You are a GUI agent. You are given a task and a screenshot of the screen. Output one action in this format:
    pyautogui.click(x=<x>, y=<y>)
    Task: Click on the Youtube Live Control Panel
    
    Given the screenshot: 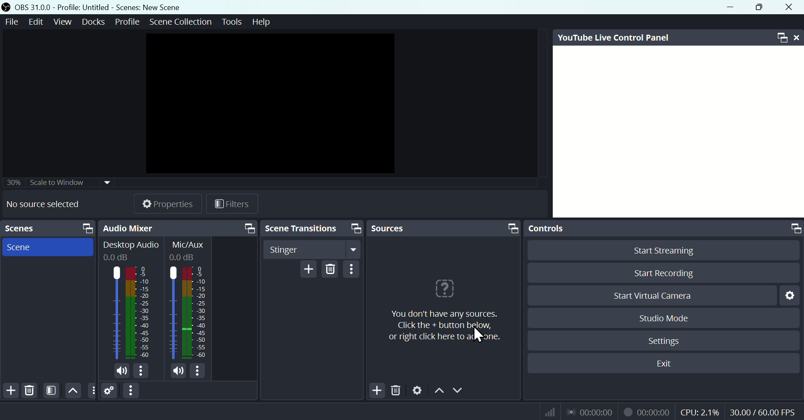 What is the action you would take?
    pyautogui.click(x=612, y=37)
    